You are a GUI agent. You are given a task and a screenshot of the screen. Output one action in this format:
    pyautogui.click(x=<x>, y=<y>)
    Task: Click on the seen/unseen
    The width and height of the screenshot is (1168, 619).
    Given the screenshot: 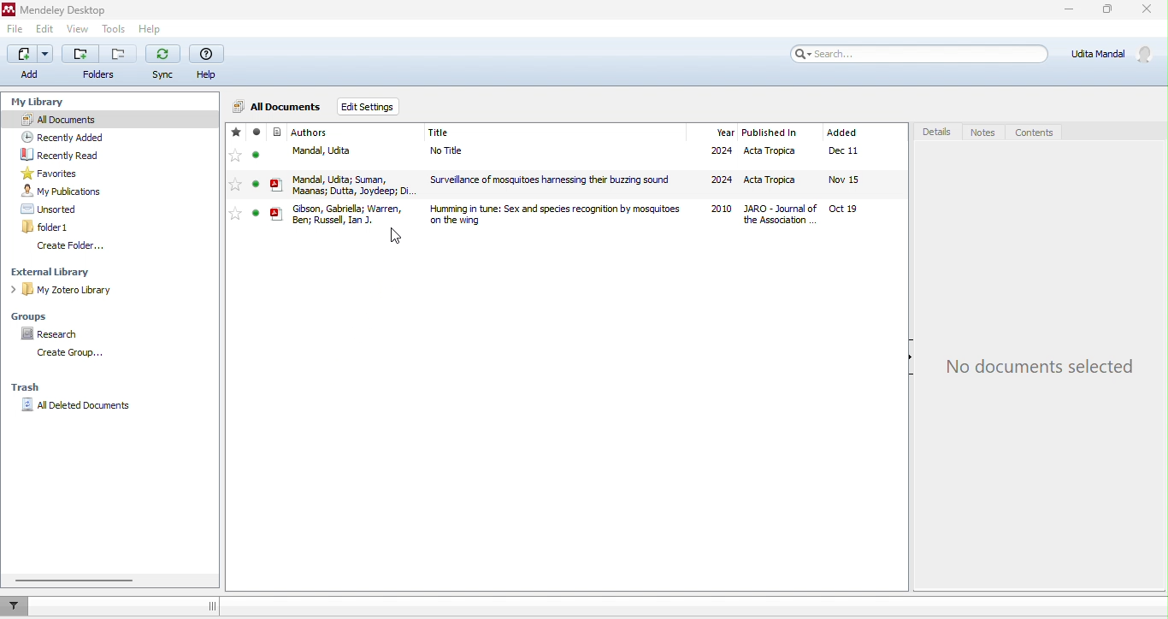 What is the action you would take?
    pyautogui.click(x=257, y=178)
    